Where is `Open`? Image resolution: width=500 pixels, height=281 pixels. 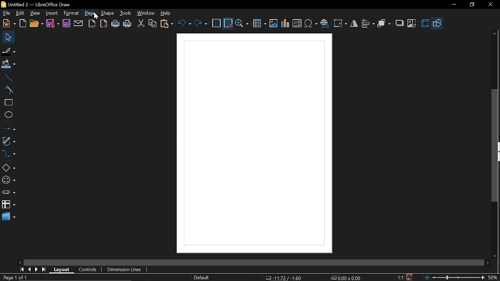 Open is located at coordinates (36, 24).